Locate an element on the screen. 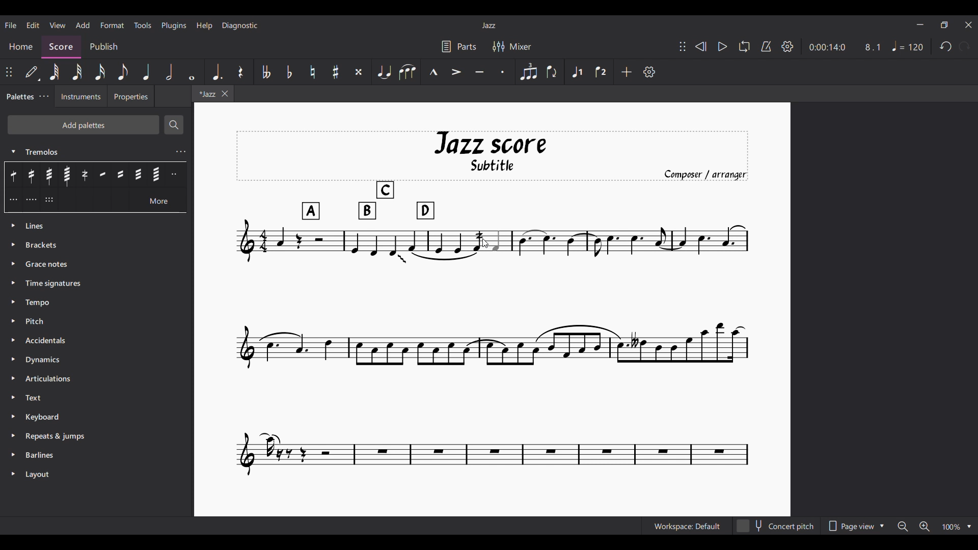 Image resolution: width=978 pixels, height=550 pixels. Voice 1 is located at coordinates (577, 71).